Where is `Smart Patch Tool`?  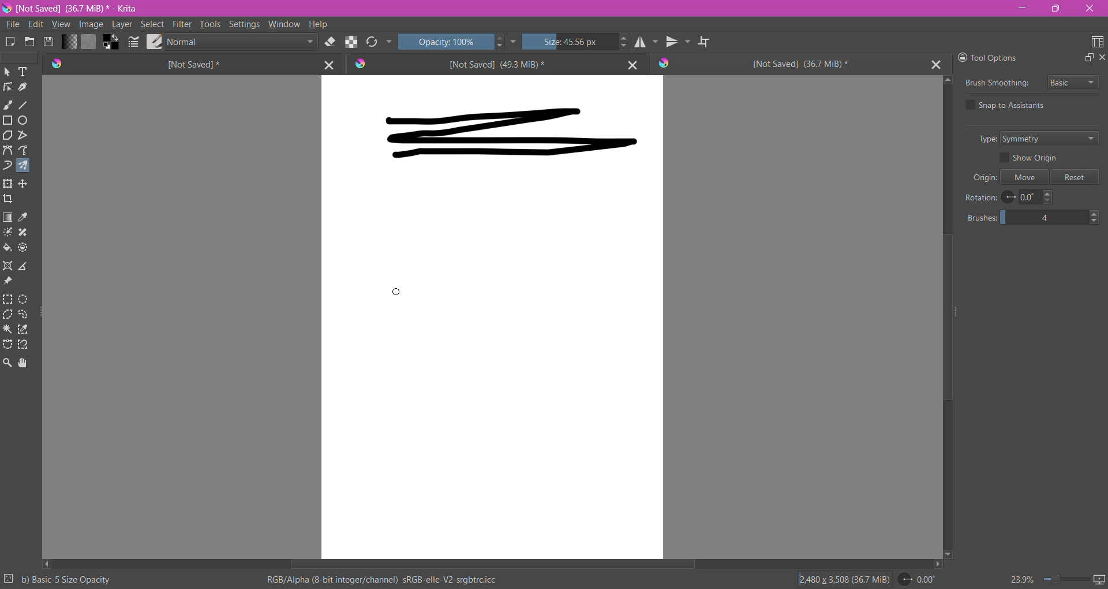
Smart Patch Tool is located at coordinates (24, 233).